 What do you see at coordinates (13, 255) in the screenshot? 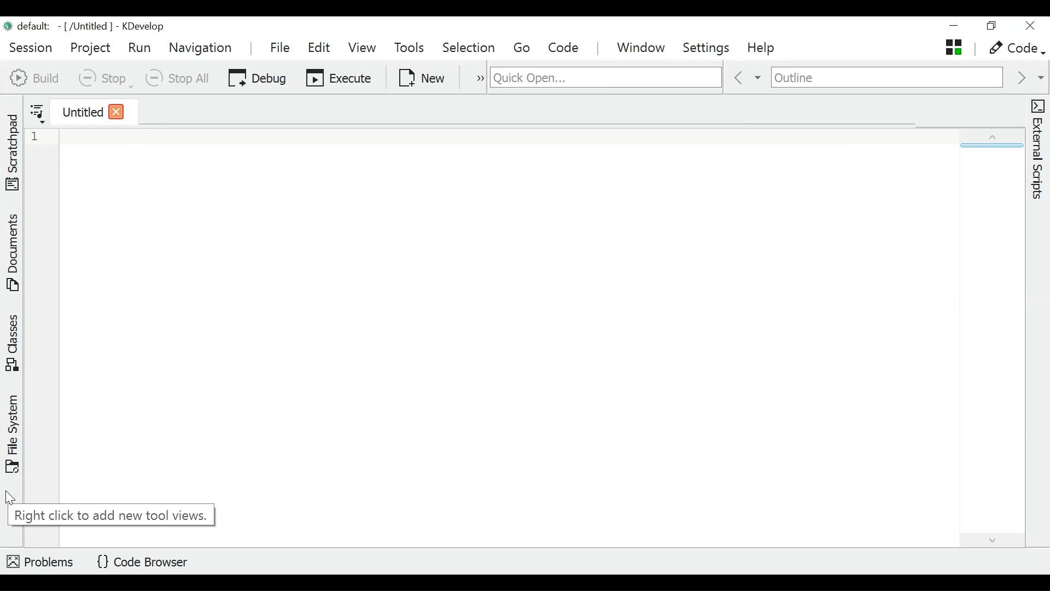
I see `Documents` at bounding box center [13, 255].